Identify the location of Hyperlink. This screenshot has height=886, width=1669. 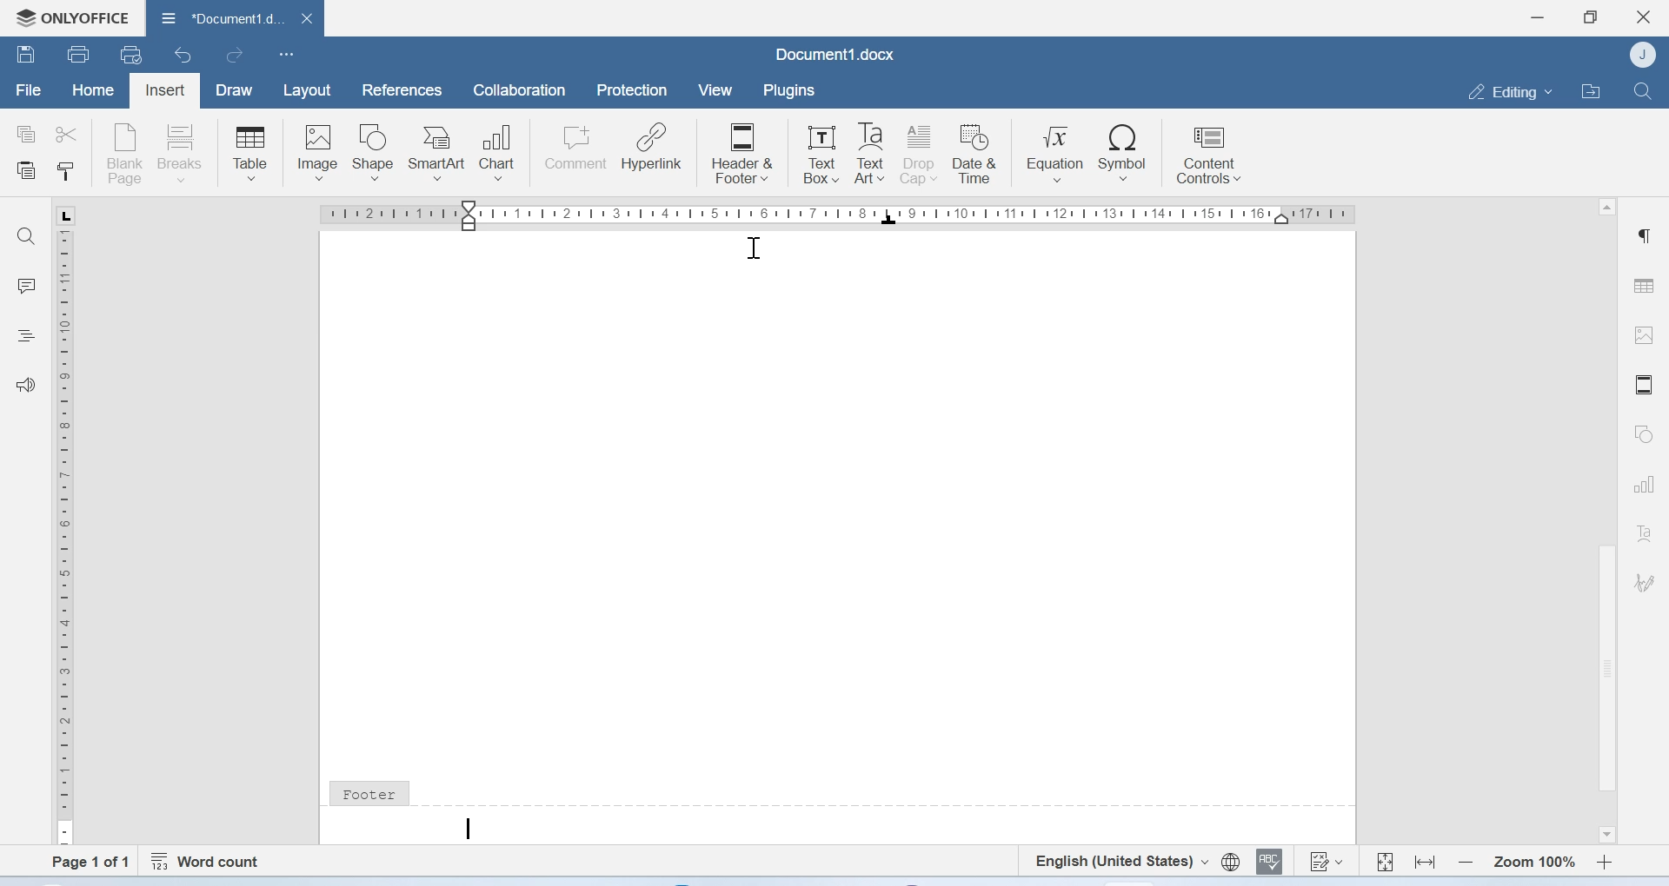
(653, 149).